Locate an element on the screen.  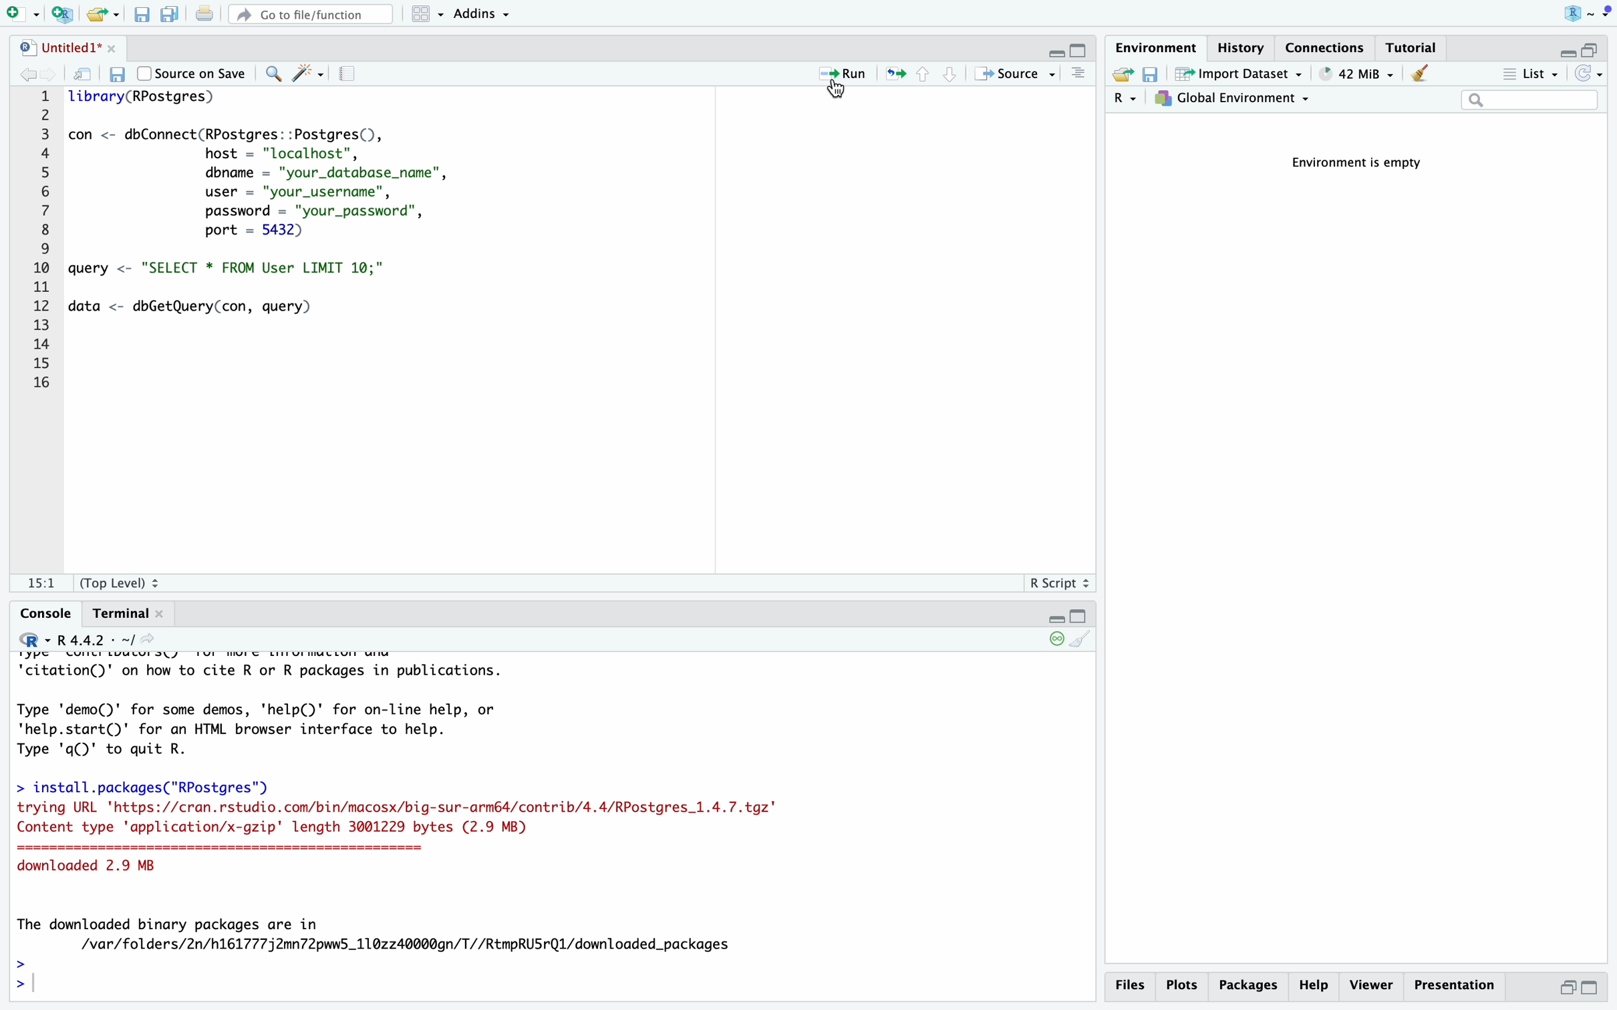
go to next section/chunk is located at coordinates (952, 79).